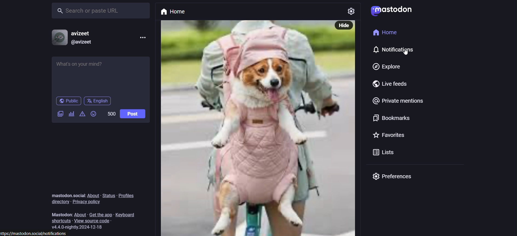 The width and height of the screenshot is (517, 236). I want to click on language English, so click(102, 101).